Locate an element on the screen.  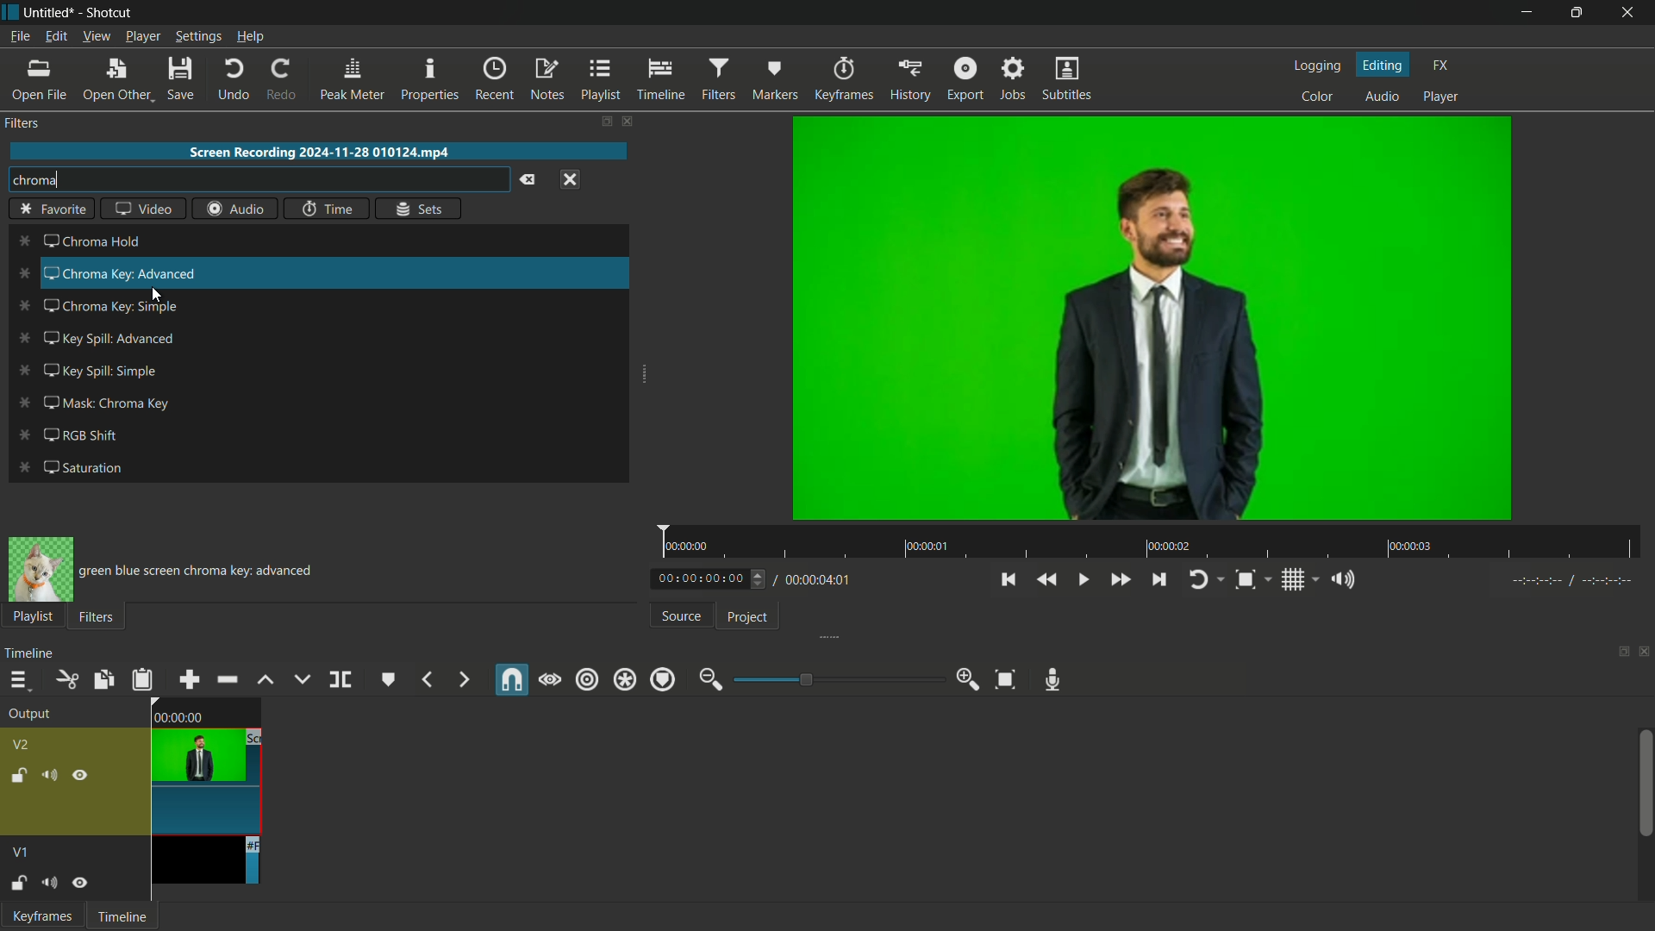
audio is located at coordinates (235, 208).